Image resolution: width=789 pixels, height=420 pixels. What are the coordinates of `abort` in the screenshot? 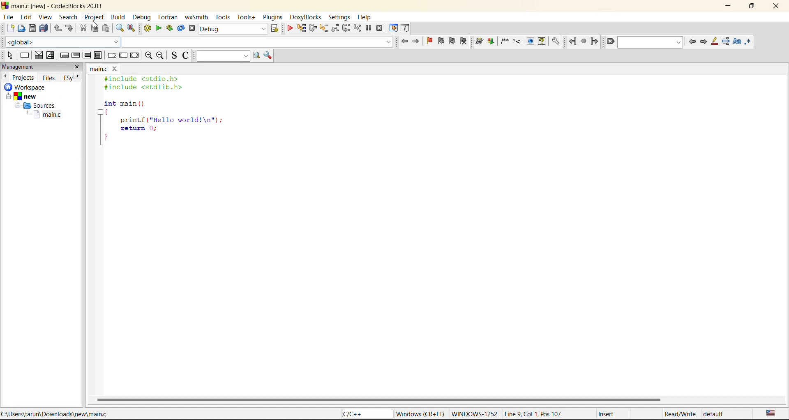 It's located at (191, 29).